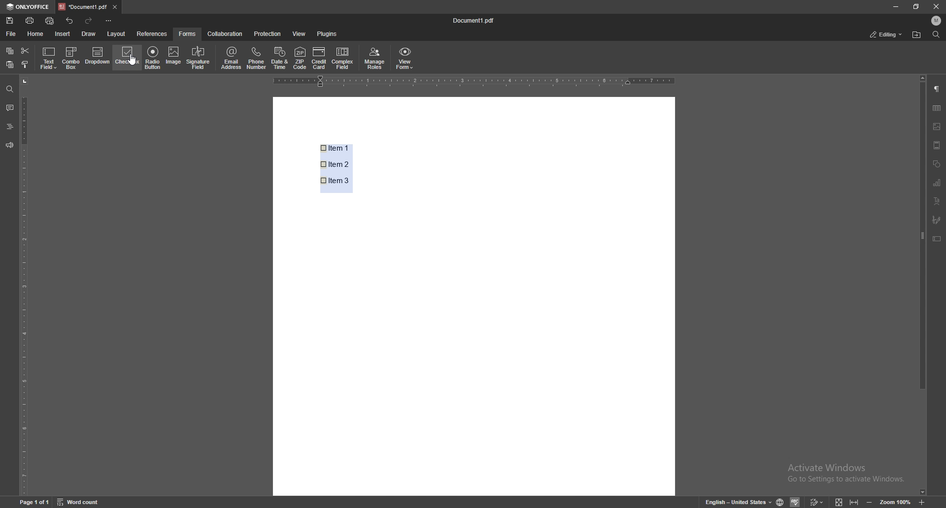  I want to click on cut, so click(26, 51).